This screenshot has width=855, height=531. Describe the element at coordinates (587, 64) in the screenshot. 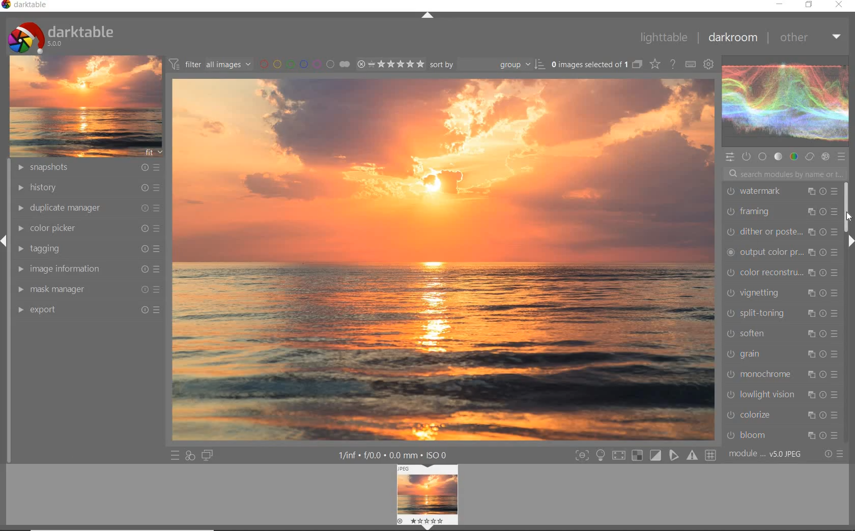

I see `SELSECTED IMAGE` at that location.